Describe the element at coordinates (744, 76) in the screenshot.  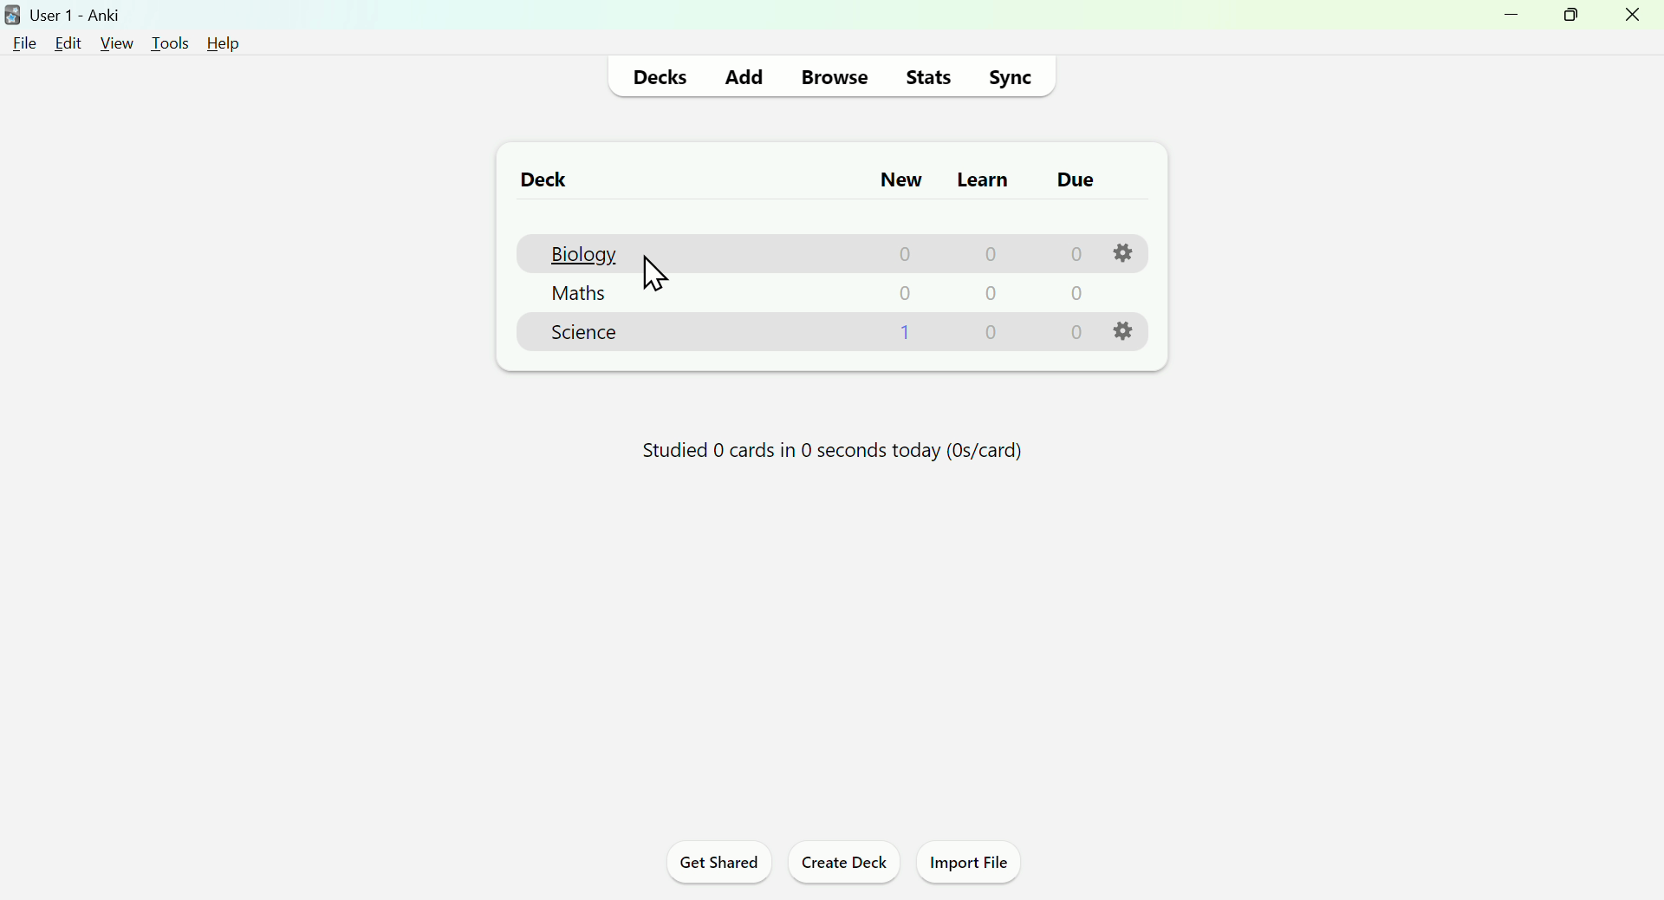
I see `Add` at that location.